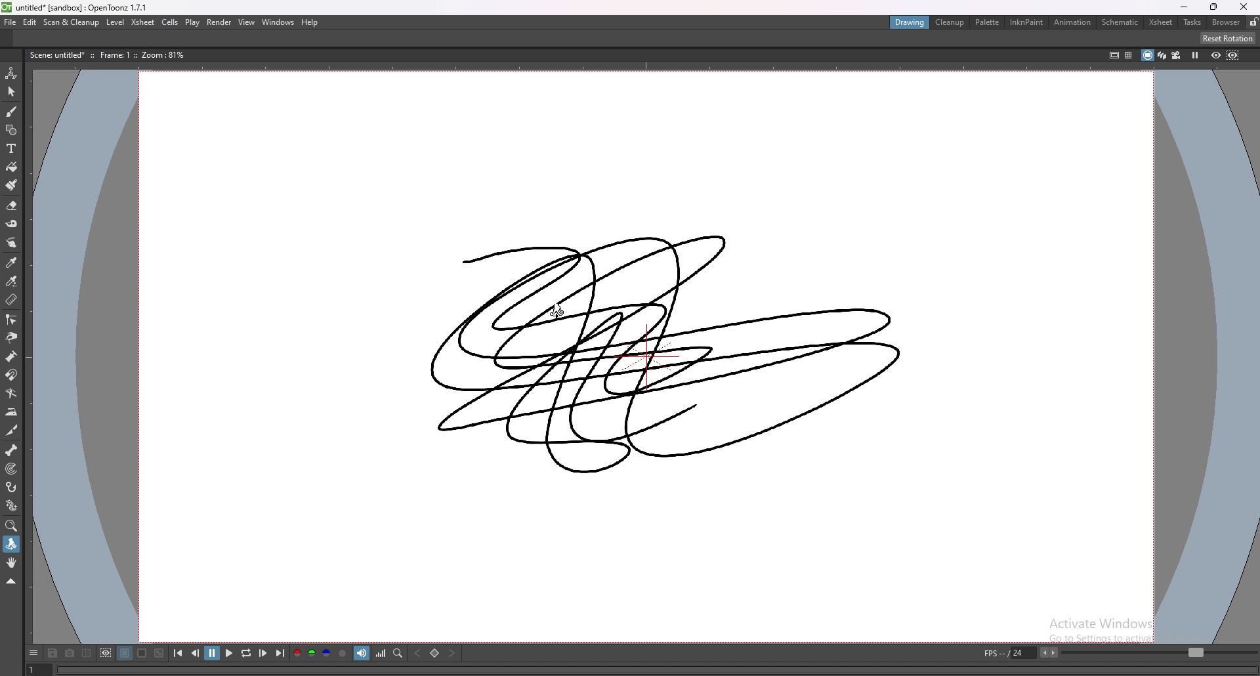 This screenshot has height=676, width=1260. Describe the element at coordinates (12, 224) in the screenshot. I see `tape` at that location.